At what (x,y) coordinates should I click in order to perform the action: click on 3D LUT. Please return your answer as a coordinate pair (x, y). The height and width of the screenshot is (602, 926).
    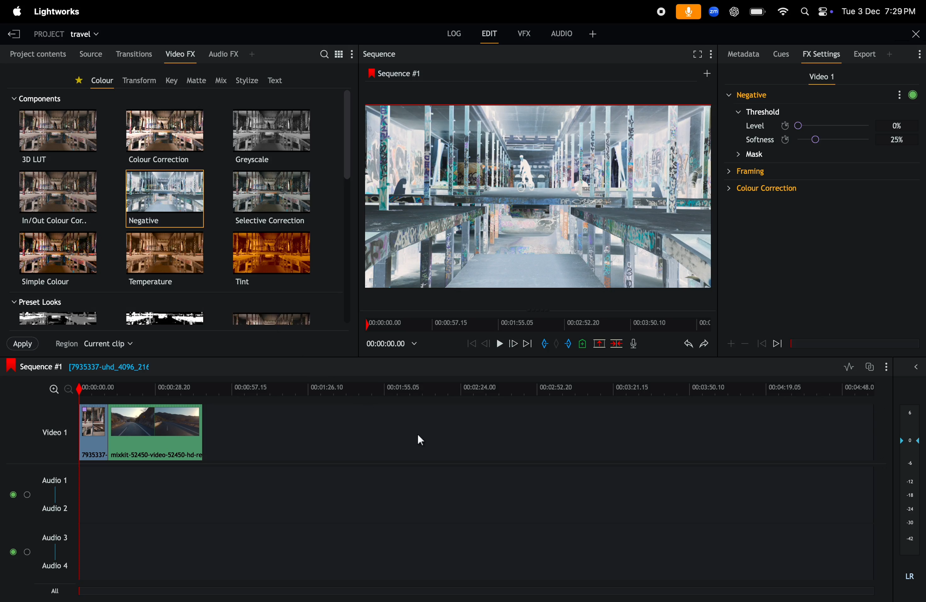
    Looking at the image, I should click on (57, 139).